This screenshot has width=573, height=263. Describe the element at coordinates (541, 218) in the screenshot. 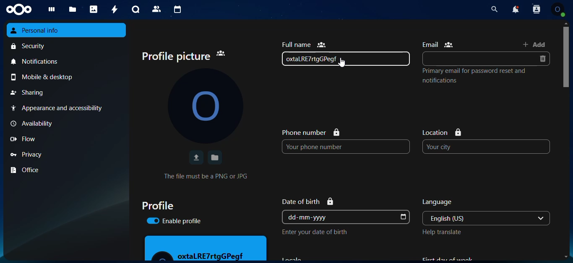

I see `drop down` at that location.